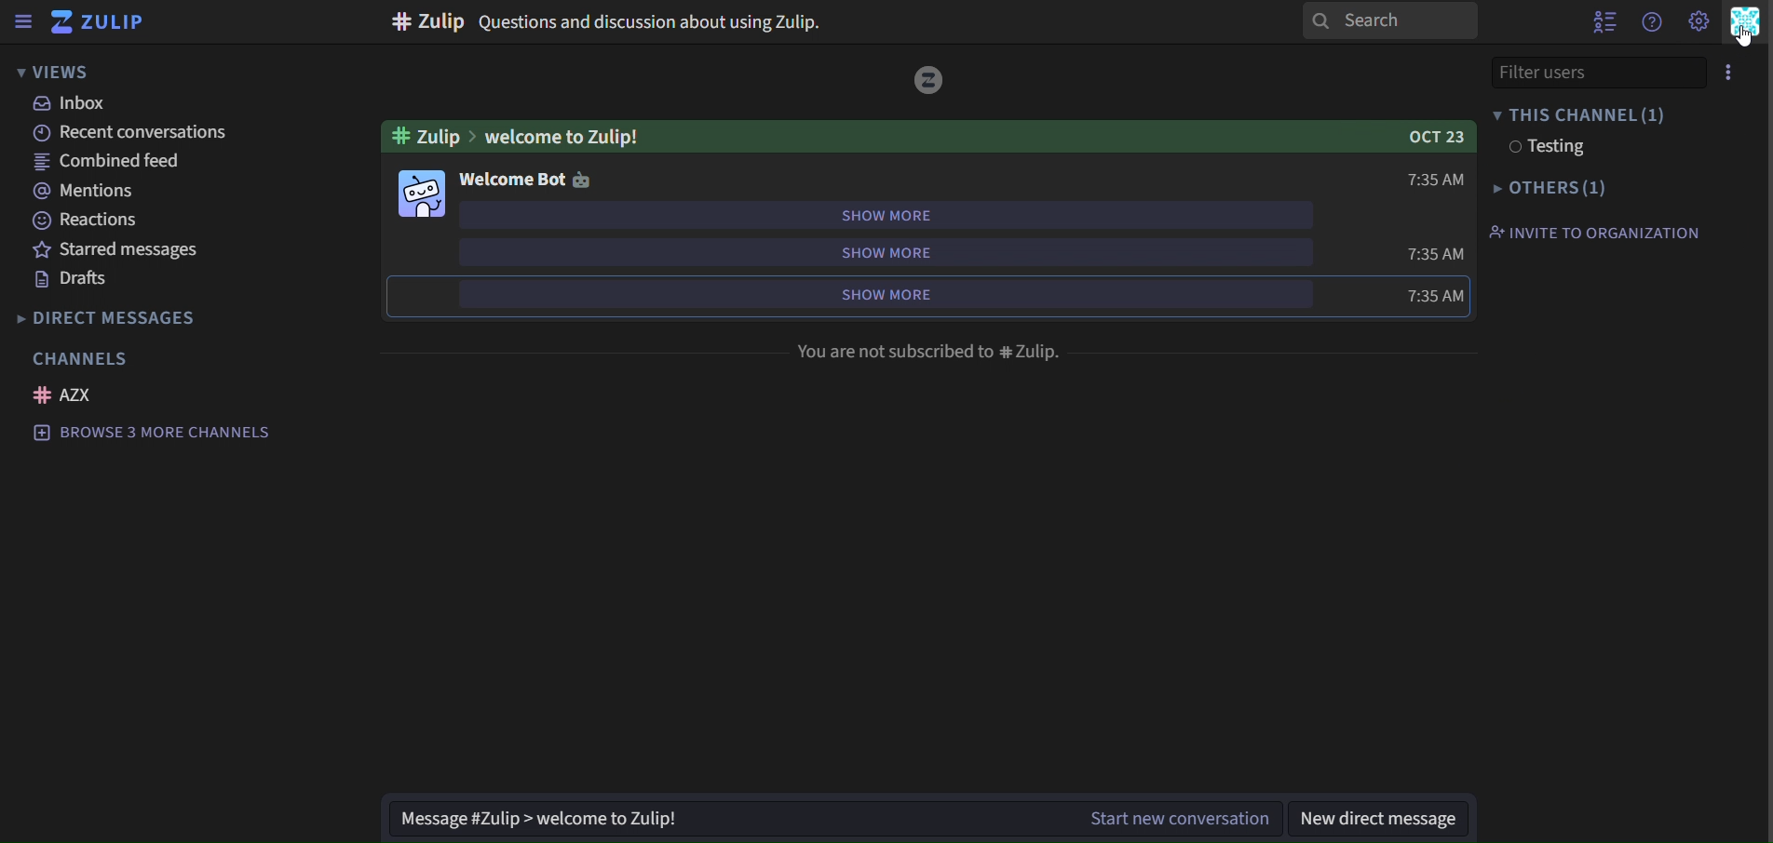 The height and width of the screenshot is (843, 1773). What do you see at coordinates (935, 352) in the screenshot?
I see `You are not subscribed to #Zulip` at bounding box center [935, 352].